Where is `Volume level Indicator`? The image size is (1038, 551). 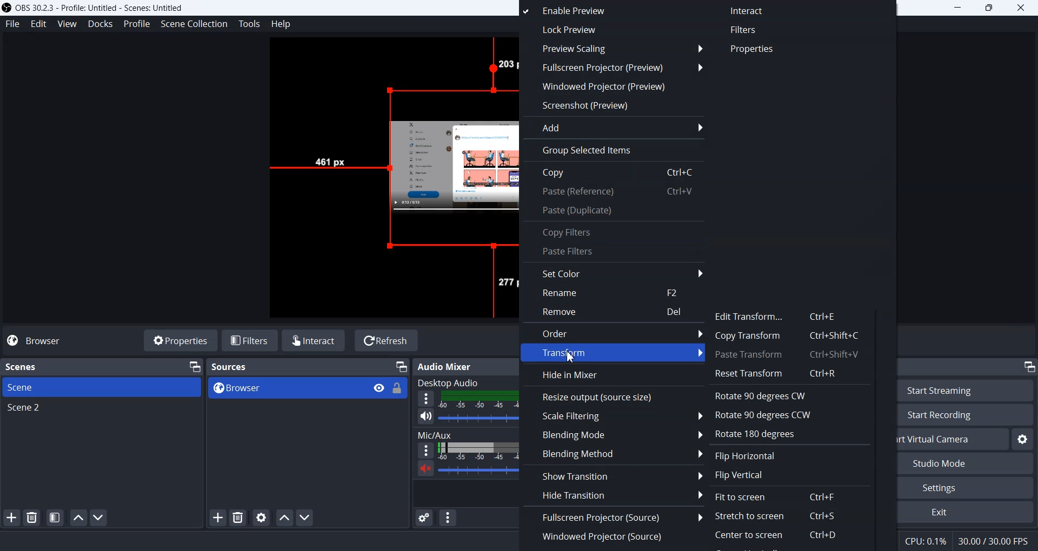 Volume level Indicator is located at coordinates (479, 400).